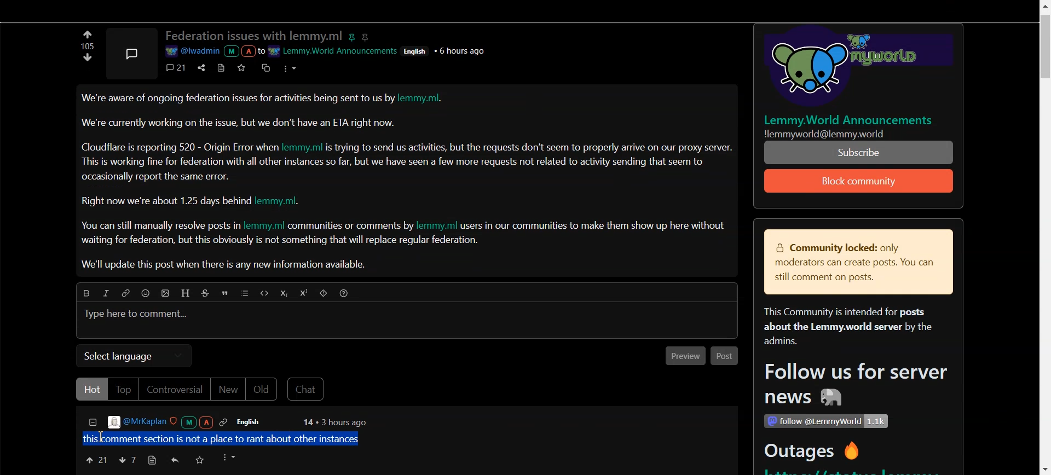 This screenshot has height=475, width=1051. Describe the element at coordinates (351, 227) in the screenshot. I see `communities or comments by` at that location.